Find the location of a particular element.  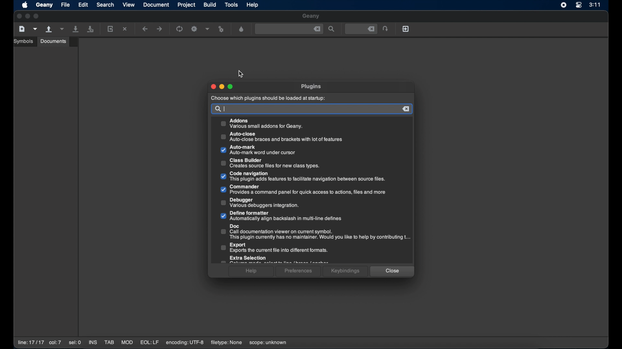

Commander Provides a command panel for quick access to actions, files and more is located at coordinates (308, 190).